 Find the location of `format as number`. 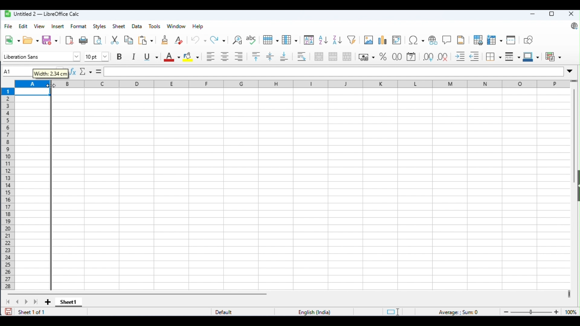

format as number is located at coordinates (397, 56).